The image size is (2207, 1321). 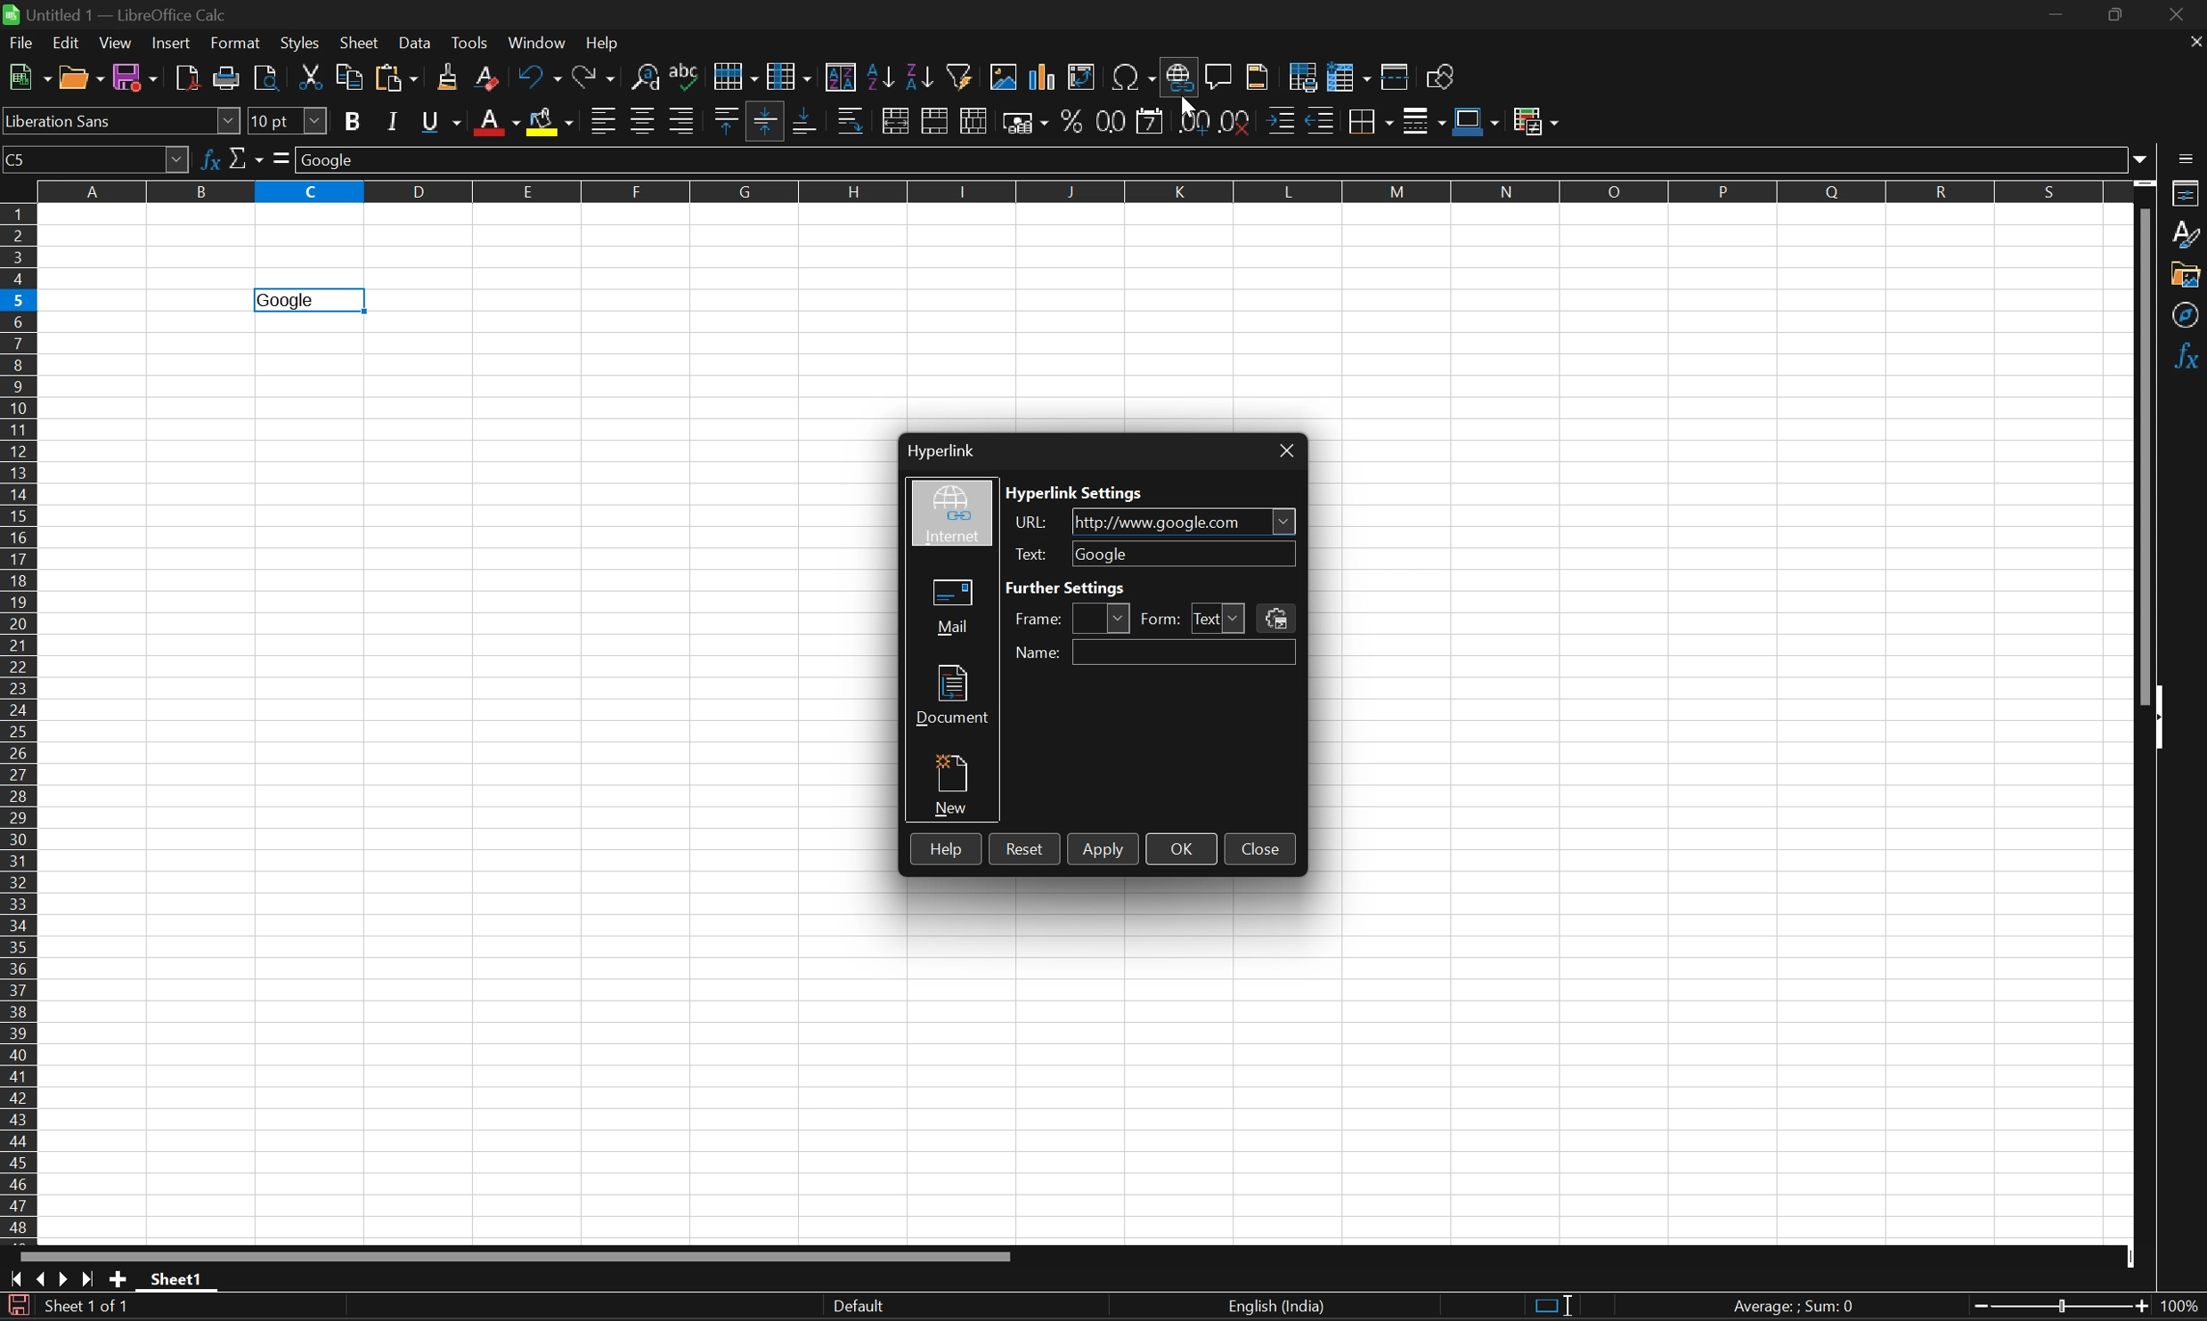 I want to click on Styles, so click(x=301, y=45).